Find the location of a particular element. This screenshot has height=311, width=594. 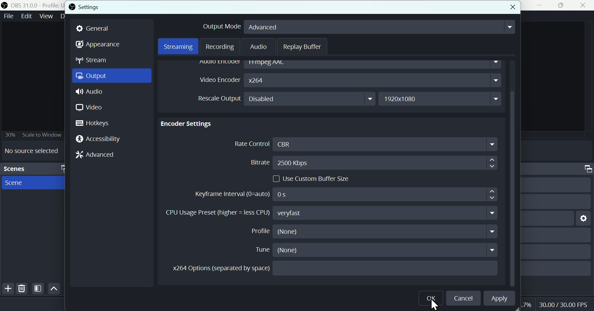

up is located at coordinates (54, 288).